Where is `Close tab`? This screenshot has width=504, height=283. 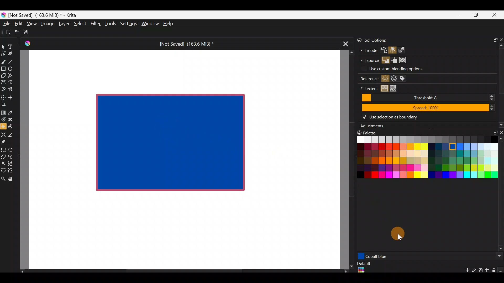 Close tab is located at coordinates (346, 45).